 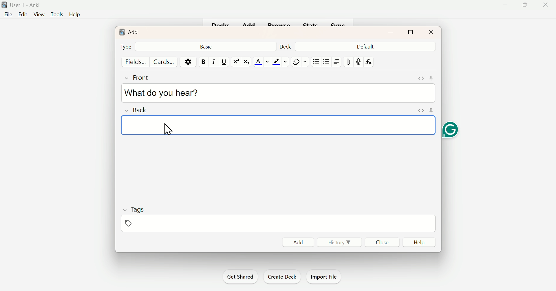 I want to click on Close, so click(x=431, y=32).